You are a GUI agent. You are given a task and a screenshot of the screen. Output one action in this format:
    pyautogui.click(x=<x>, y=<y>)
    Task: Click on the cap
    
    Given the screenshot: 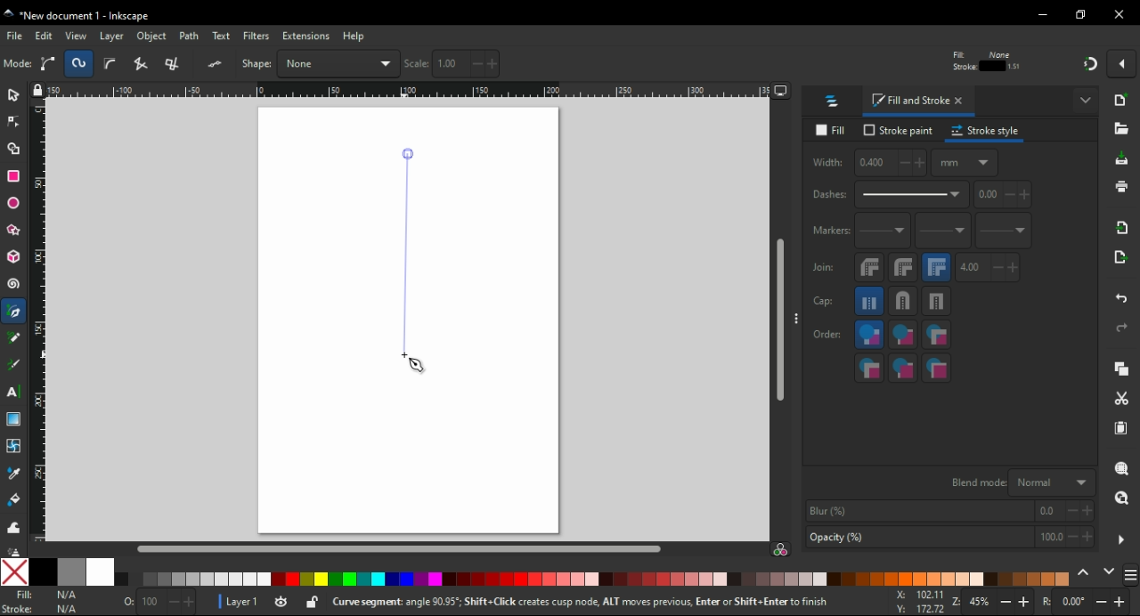 What is the action you would take?
    pyautogui.click(x=824, y=302)
    